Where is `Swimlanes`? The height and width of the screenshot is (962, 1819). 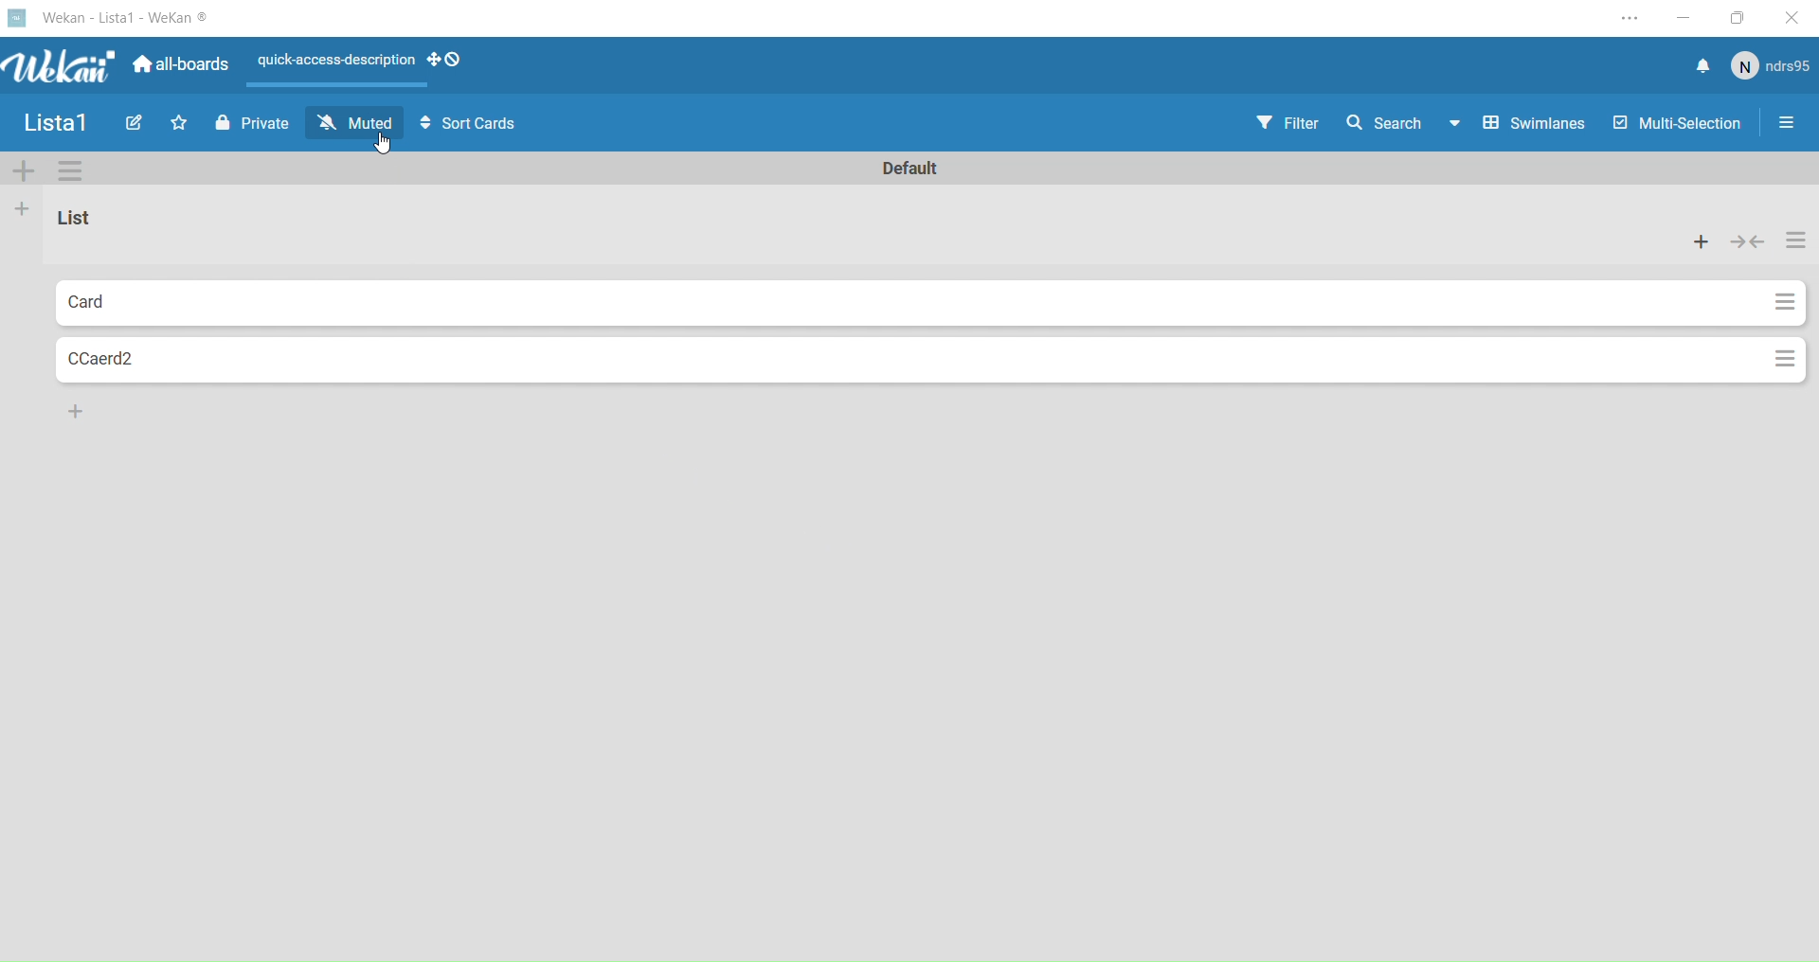 Swimlanes is located at coordinates (1529, 124).